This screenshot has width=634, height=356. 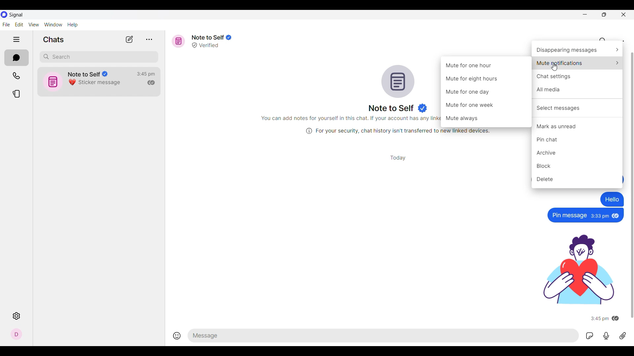 What do you see at coordinates (577, 139) in the screenshot?
I see `Pin chat` at bounding box center [577, 139].